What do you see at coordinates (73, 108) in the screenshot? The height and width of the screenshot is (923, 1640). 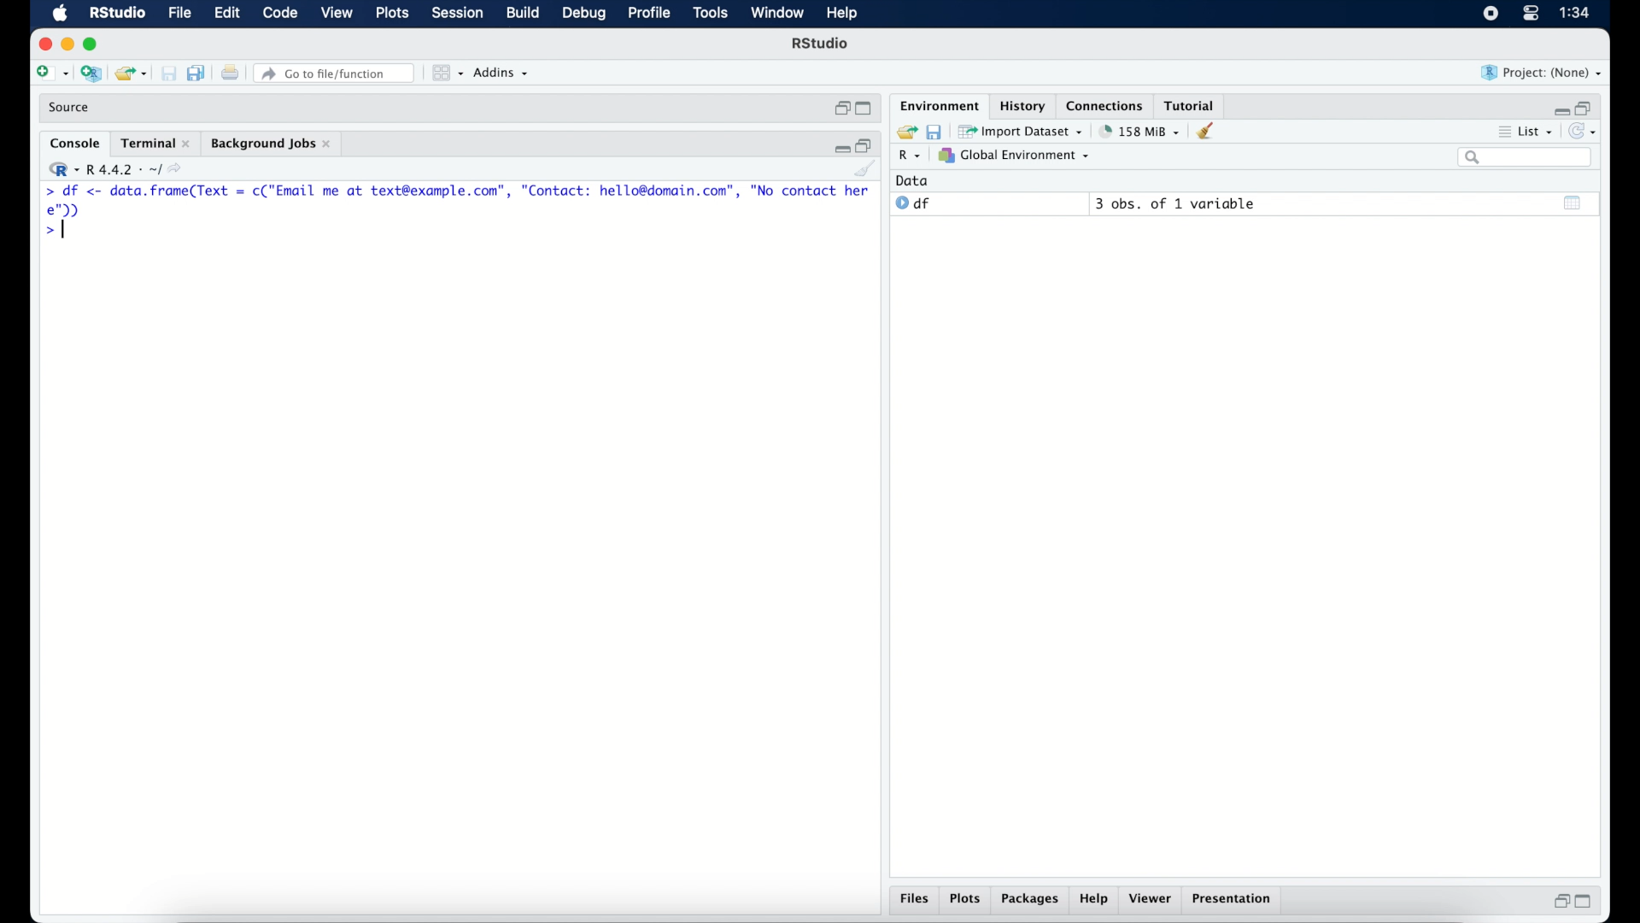 I see `source` at bounding box center [73, 108].